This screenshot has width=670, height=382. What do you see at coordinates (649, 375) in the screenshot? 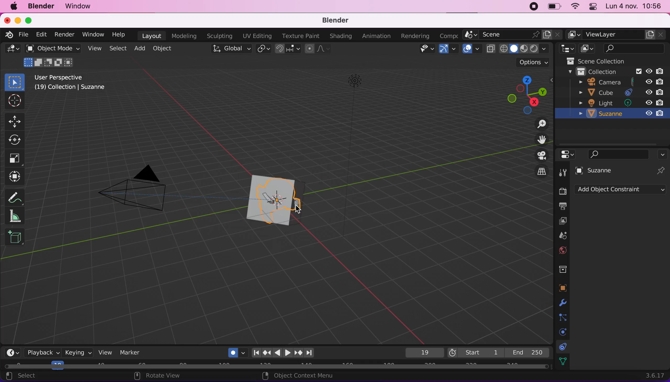
I see `3.6.17` at bounding box center [649, 375].